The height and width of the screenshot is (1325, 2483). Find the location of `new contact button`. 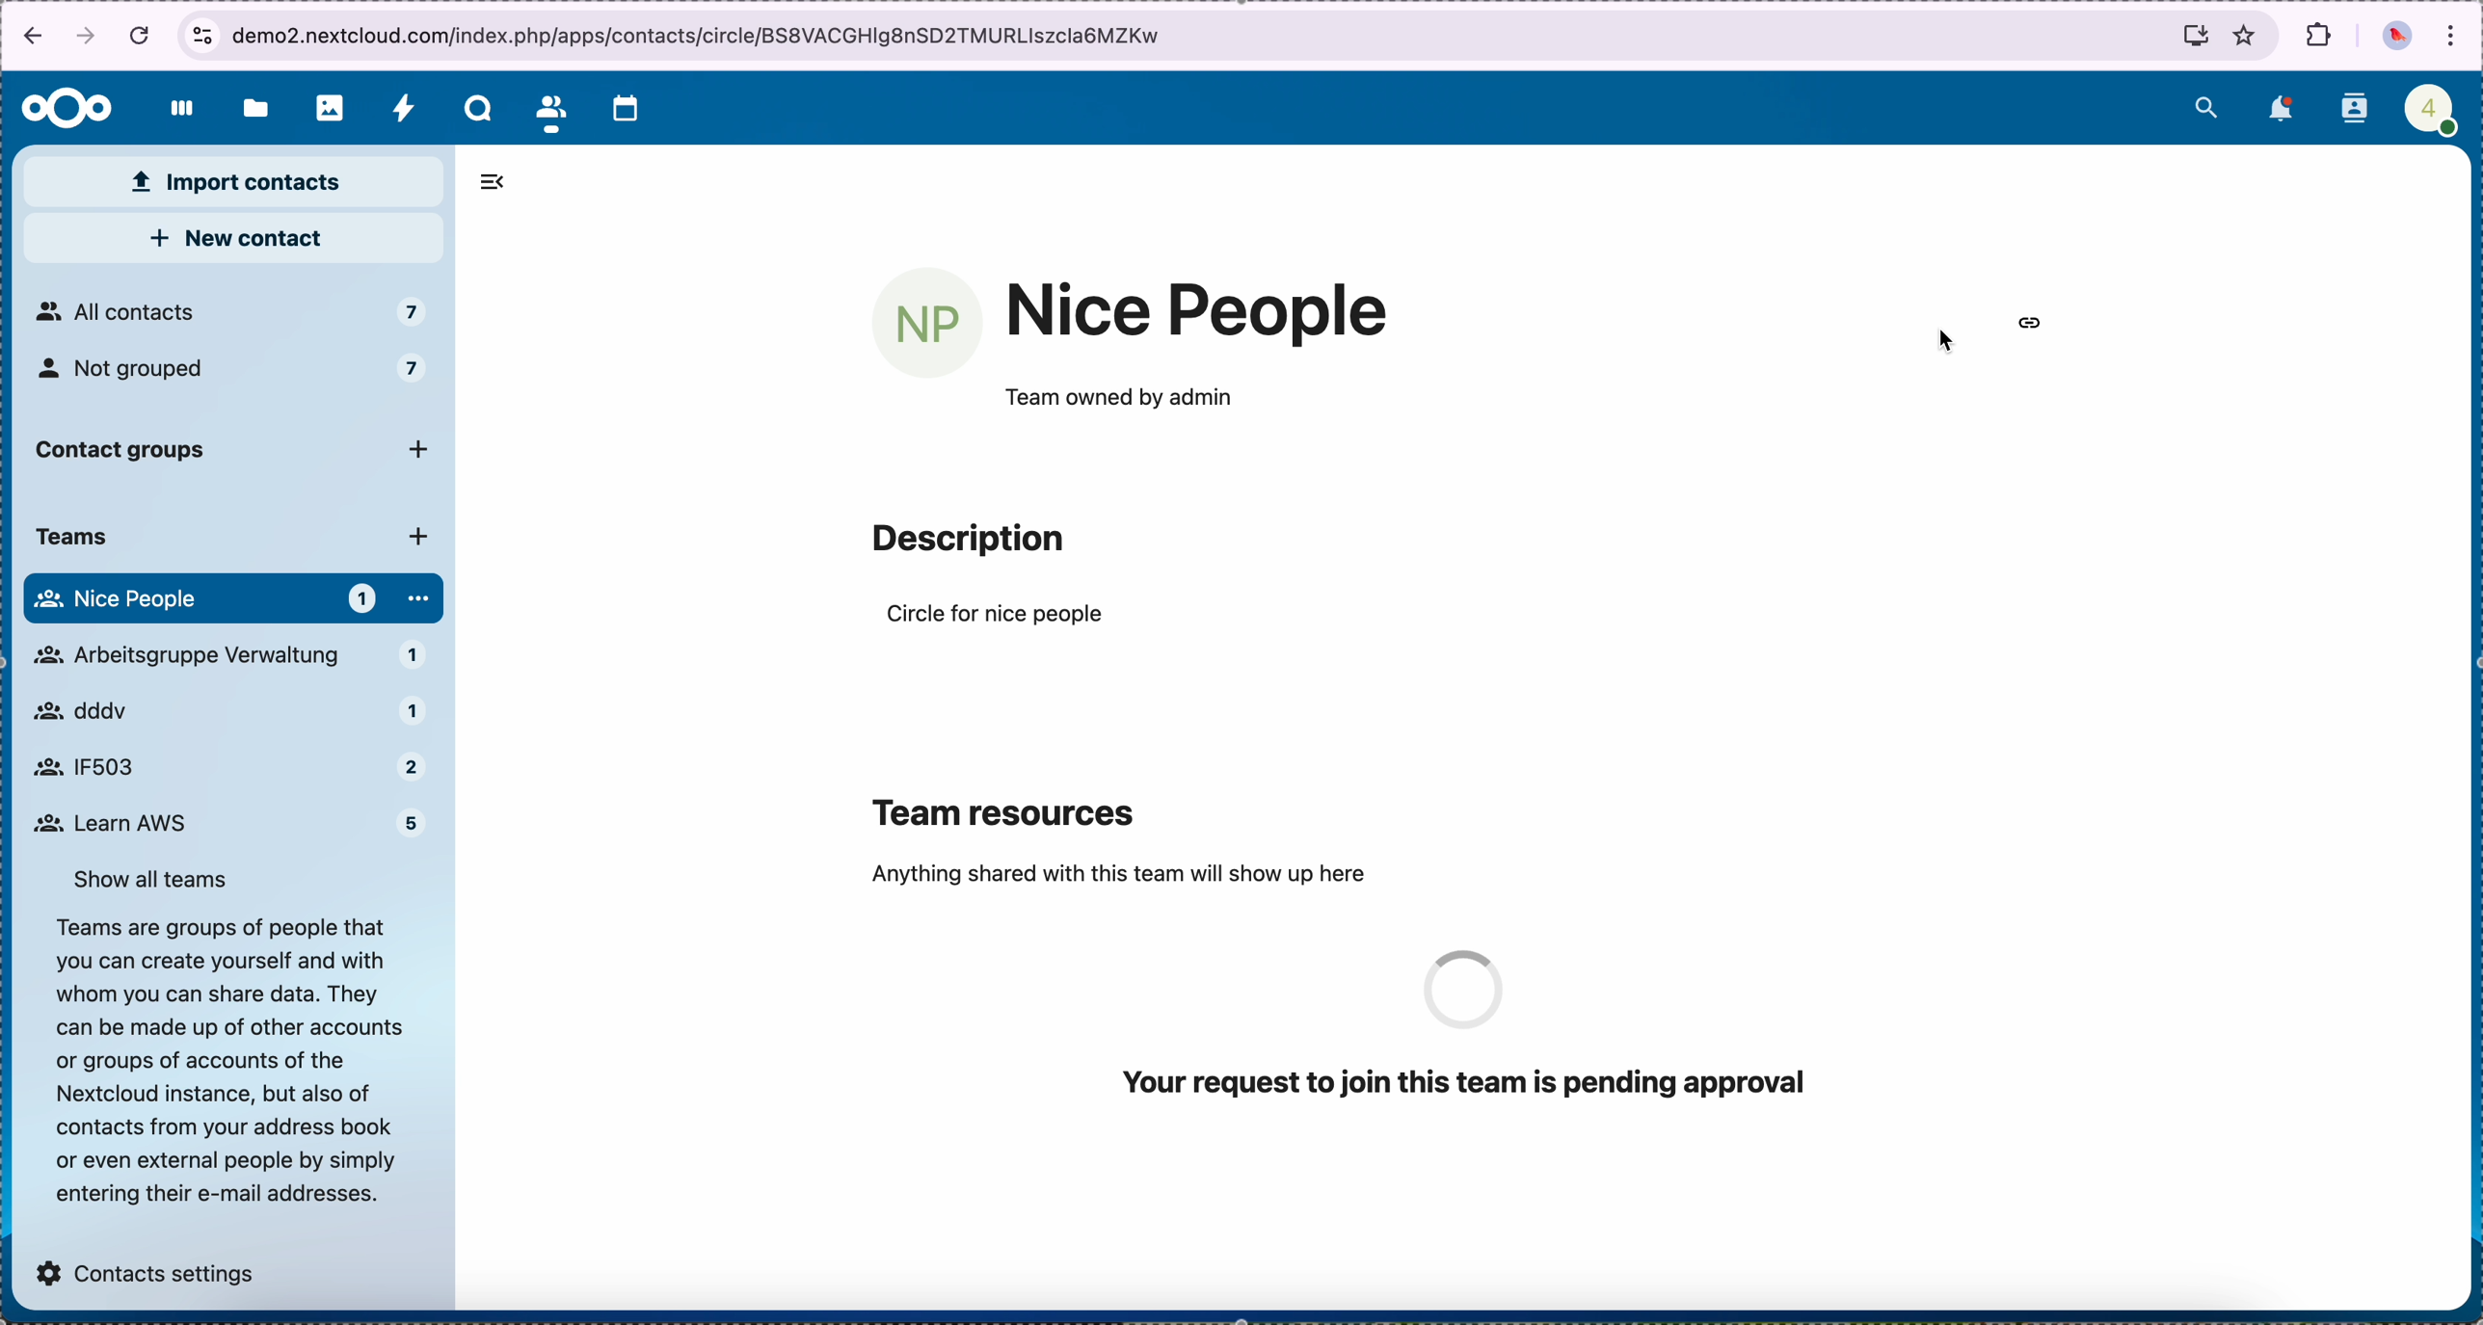

new contact button is located at coordinates (231, 240).